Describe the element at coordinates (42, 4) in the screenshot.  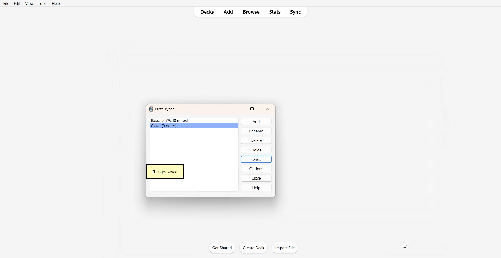
I see `Tools` at that location.